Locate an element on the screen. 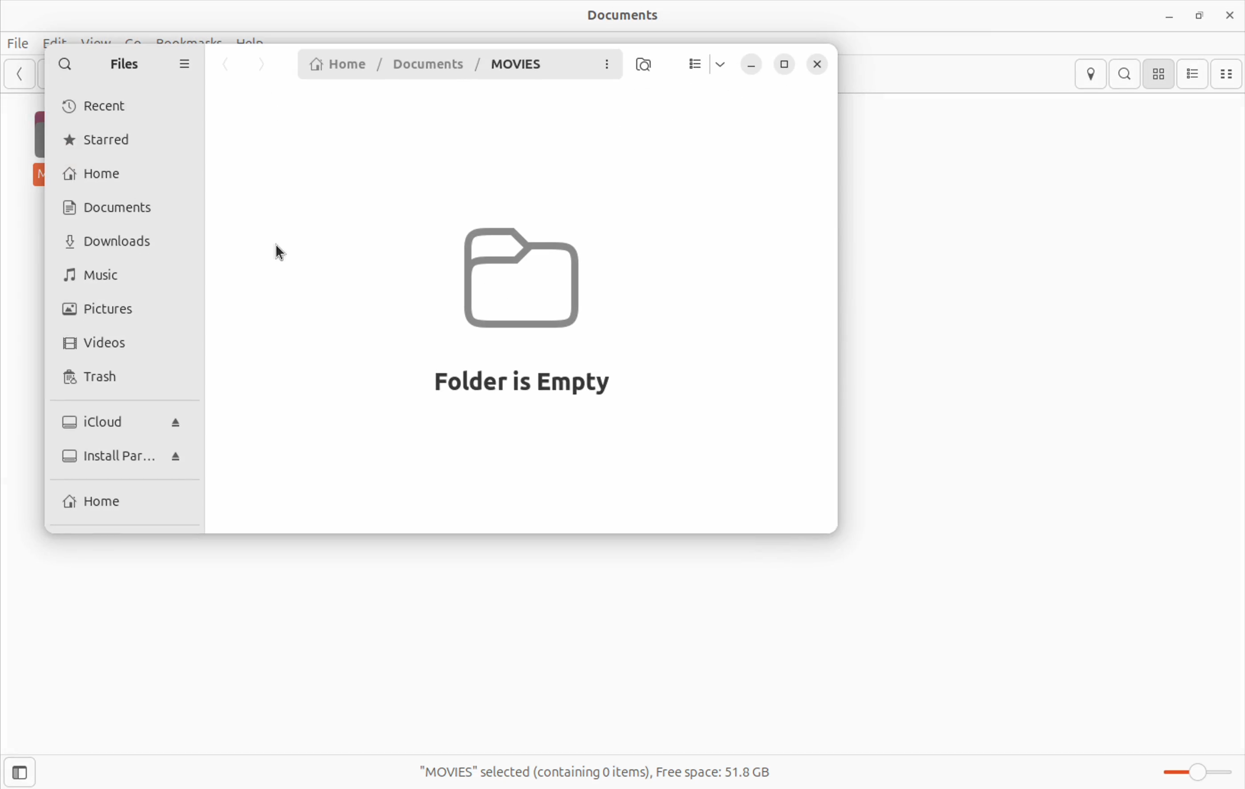 This screenshot has width=1245, height=789. show side bar is located at coordinates (19, 772).